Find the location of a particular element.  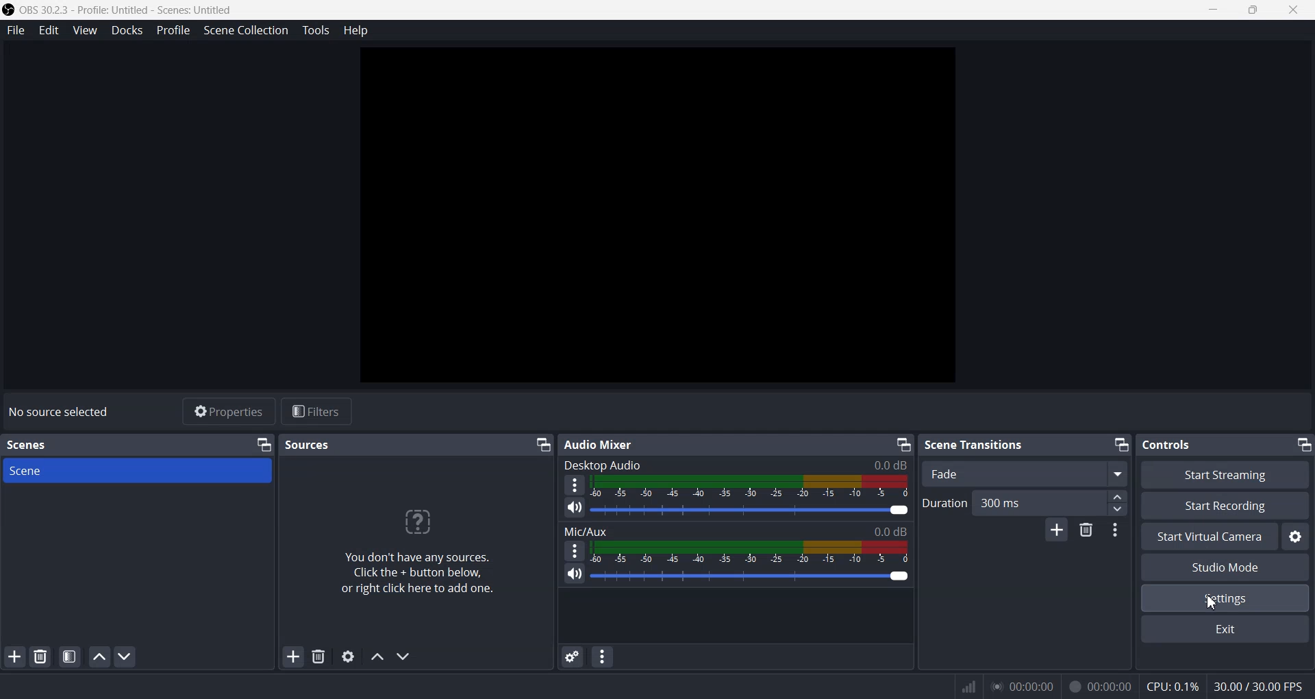

Mute / Unmute is located at coordinates (574, 508).